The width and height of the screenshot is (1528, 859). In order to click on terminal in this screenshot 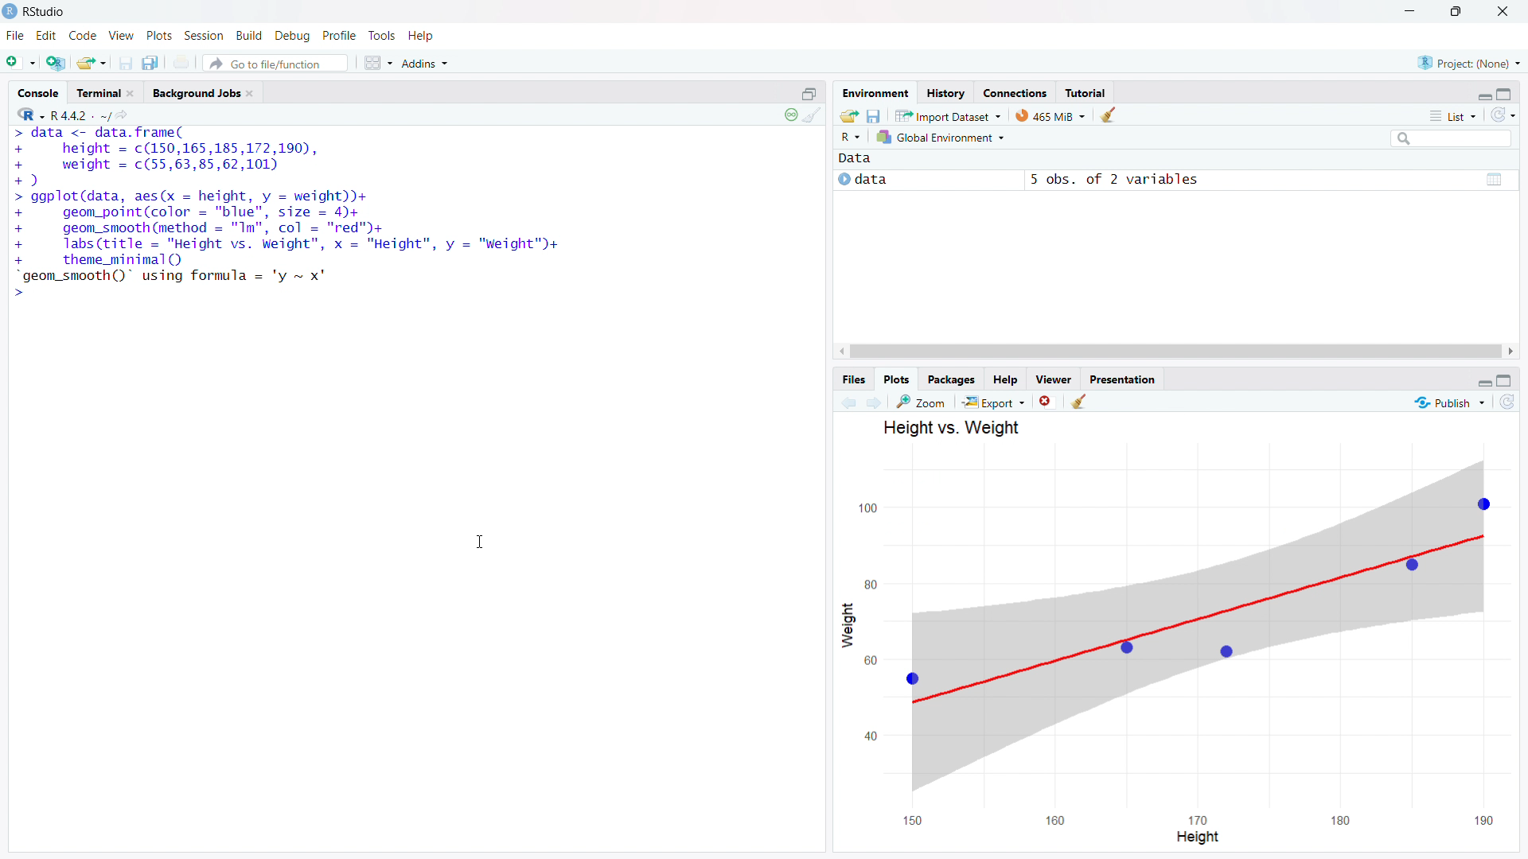, I will do `click(98, 93)`.